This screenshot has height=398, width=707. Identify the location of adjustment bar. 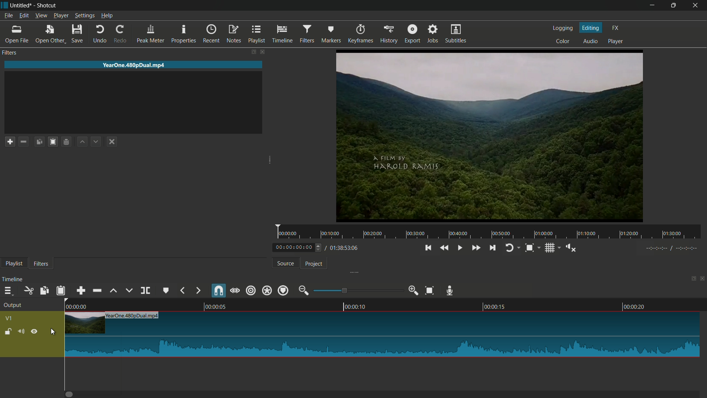
(359, 291).